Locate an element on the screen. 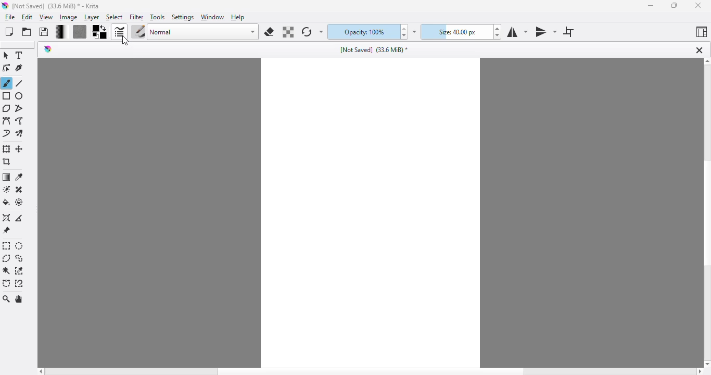 This screenshot has width=711, height=375. preserve alpha is located at coordinates (289, 32).